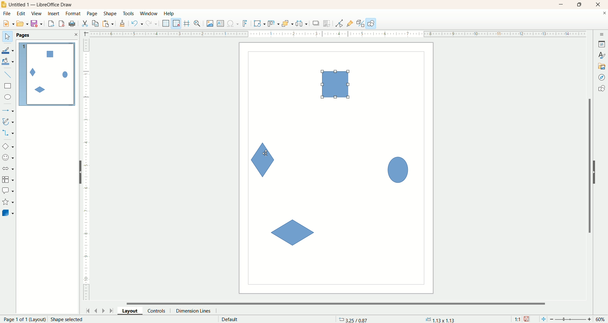  What do you see at coordinates (51, 22) in the screenshot?
I see `export` at bounding box center [51, 22].